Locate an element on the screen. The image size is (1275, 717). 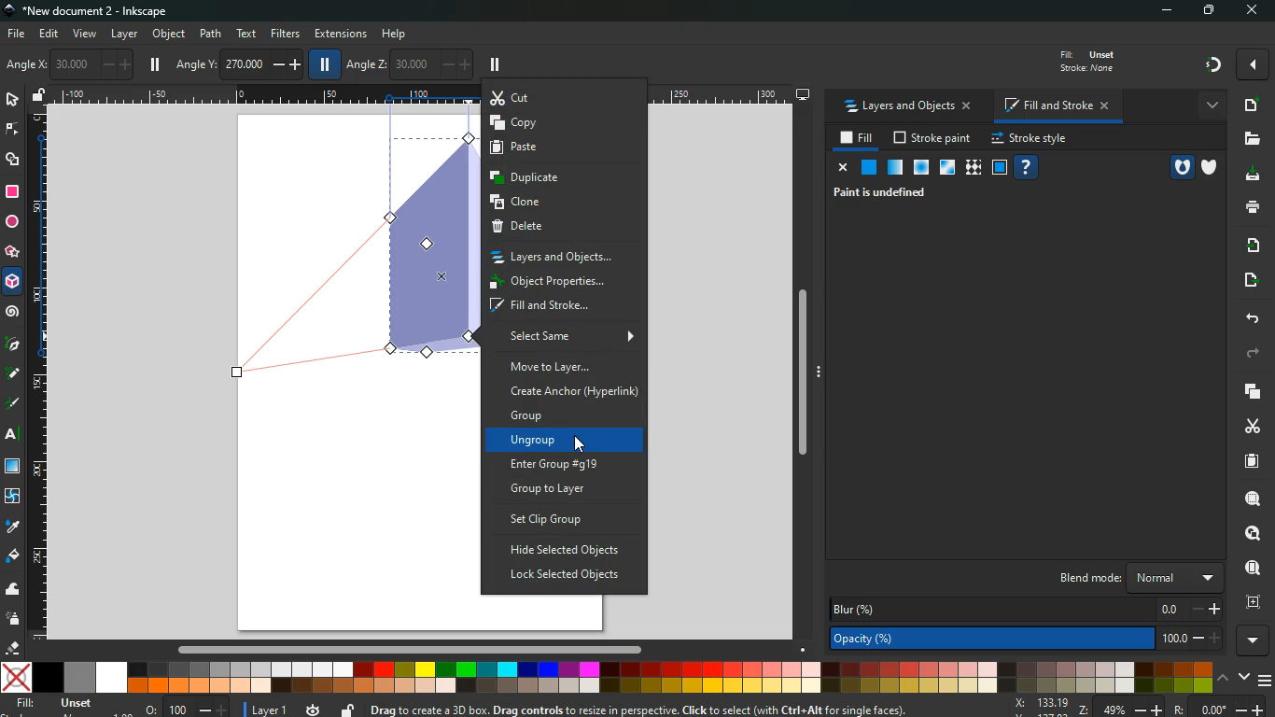
menu is located at coordinates (1267, 681).